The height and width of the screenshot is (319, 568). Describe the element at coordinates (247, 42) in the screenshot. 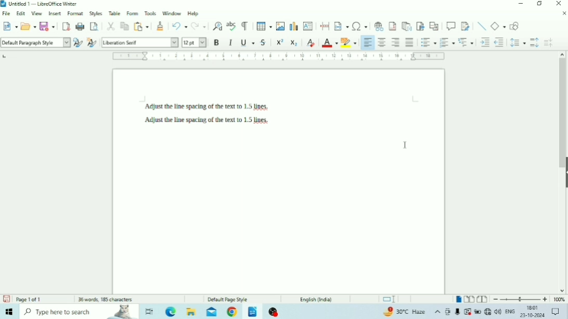

I see `Underline` at that location.